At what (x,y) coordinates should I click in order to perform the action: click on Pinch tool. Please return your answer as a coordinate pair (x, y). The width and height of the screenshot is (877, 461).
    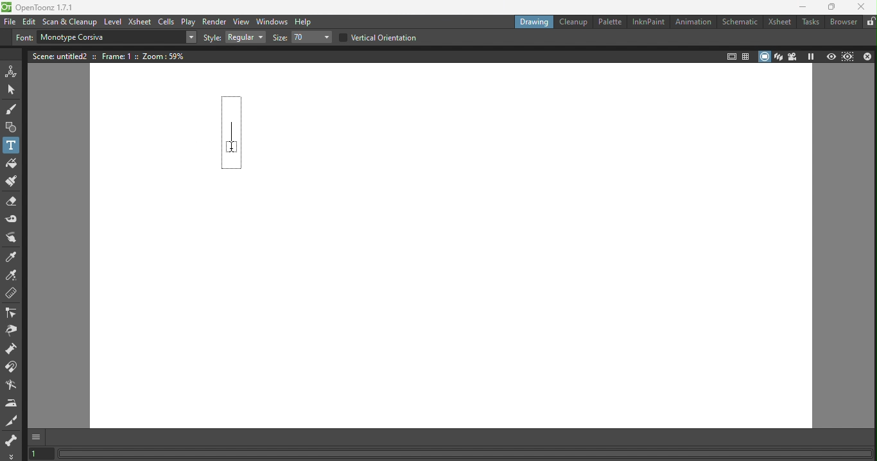
    Looking at the image, I should click on (12, 333).